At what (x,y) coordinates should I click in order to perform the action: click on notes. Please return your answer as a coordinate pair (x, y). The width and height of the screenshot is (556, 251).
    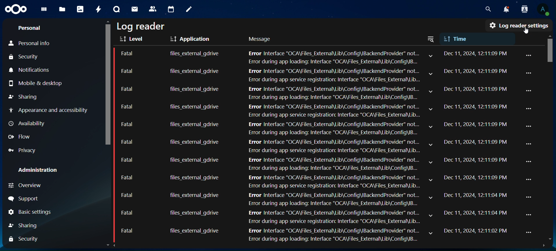
    Looking at the image, I should click on (189, 9).